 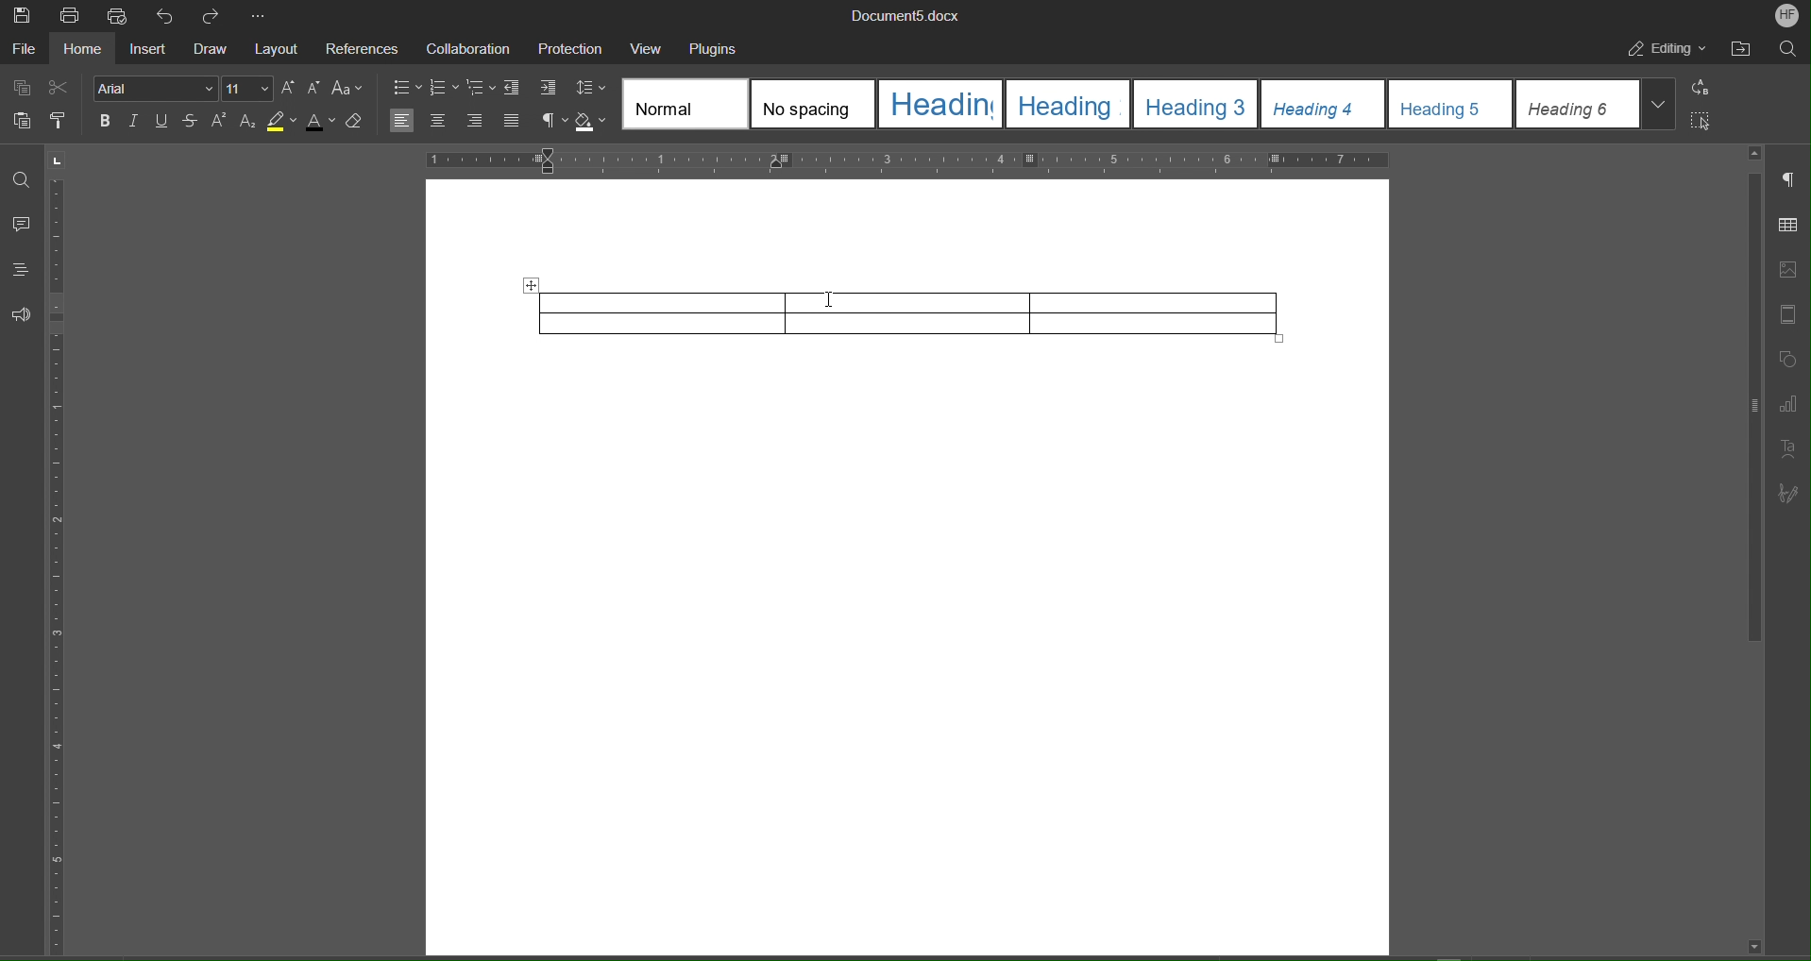 What do you see at coordinates (553, 122) in the screenshot?
I see `Nonprinting characters` at bounding box center [553, 122].